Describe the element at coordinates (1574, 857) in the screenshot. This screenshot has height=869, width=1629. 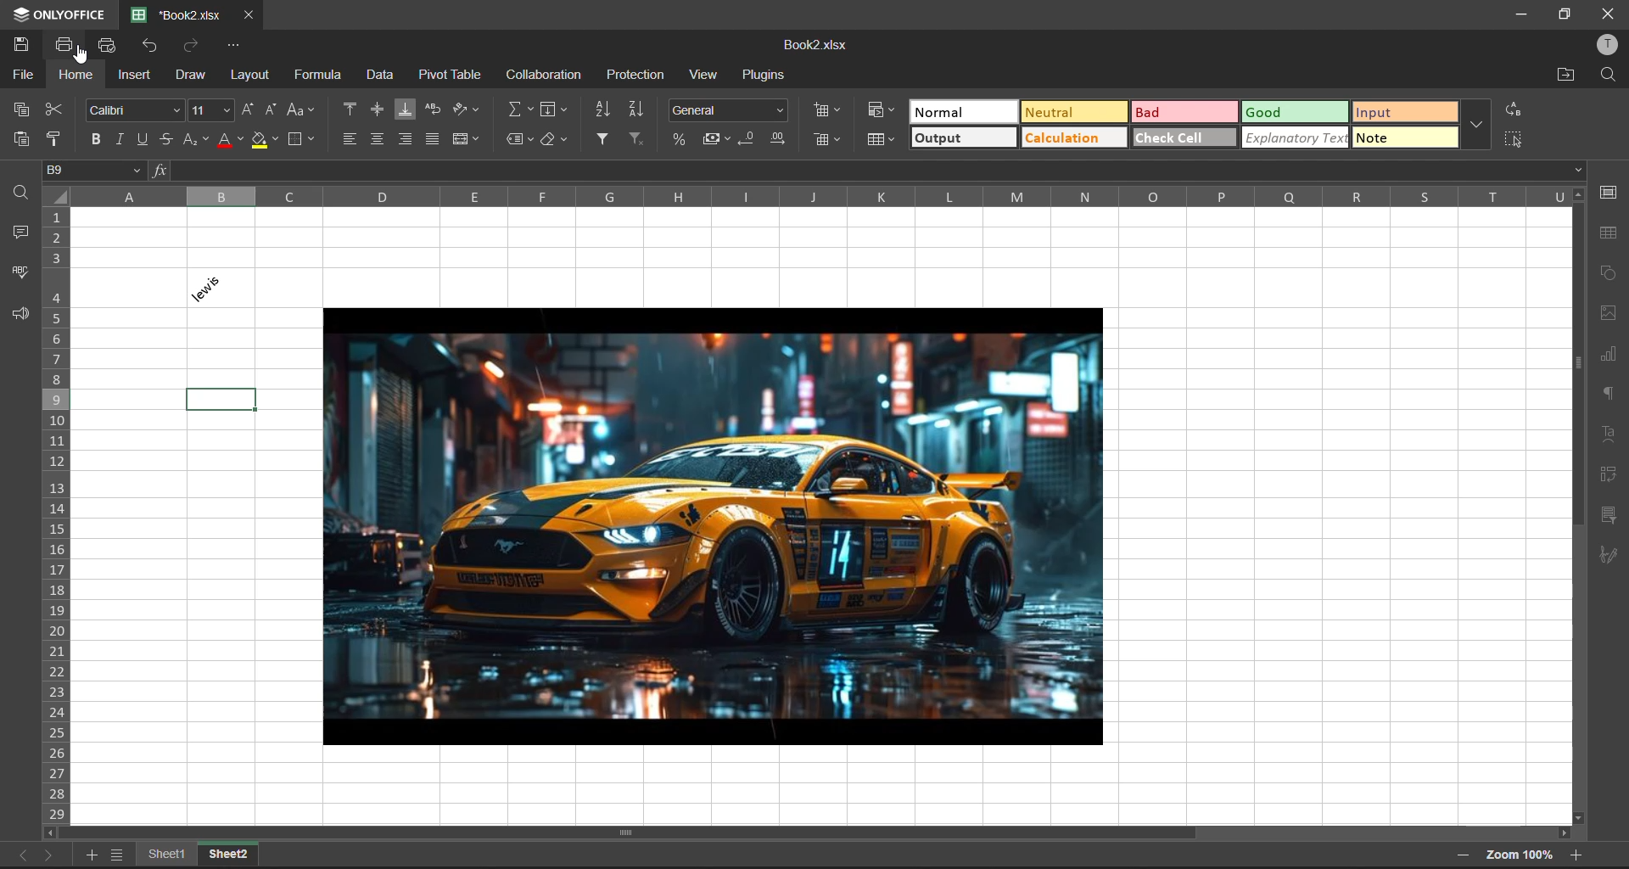
I see `zoom in` at that location.